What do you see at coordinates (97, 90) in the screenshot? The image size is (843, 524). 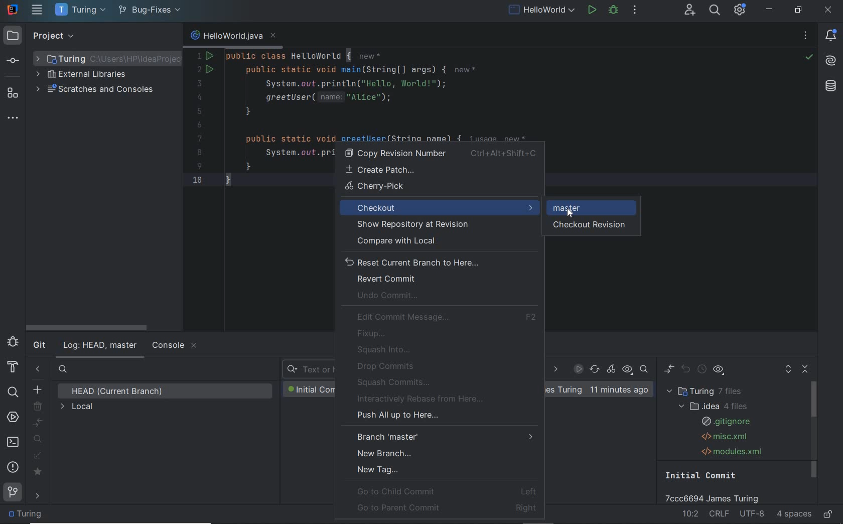 I see `scratches and consoles` at bounding box center [97, 90].